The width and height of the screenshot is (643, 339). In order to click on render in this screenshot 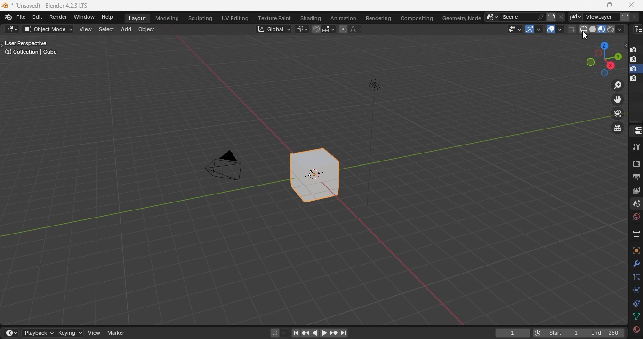, I will do `click(59, 16)`.